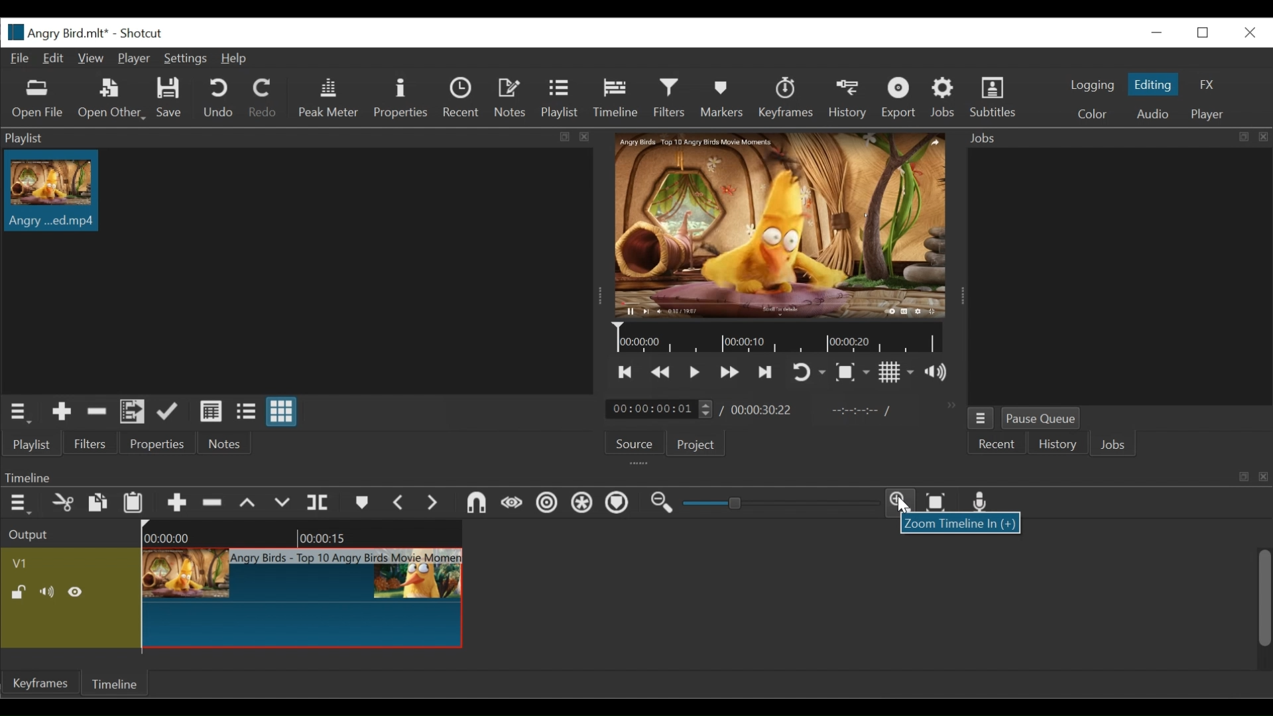  I want to click on Recent, so click(463, 98).